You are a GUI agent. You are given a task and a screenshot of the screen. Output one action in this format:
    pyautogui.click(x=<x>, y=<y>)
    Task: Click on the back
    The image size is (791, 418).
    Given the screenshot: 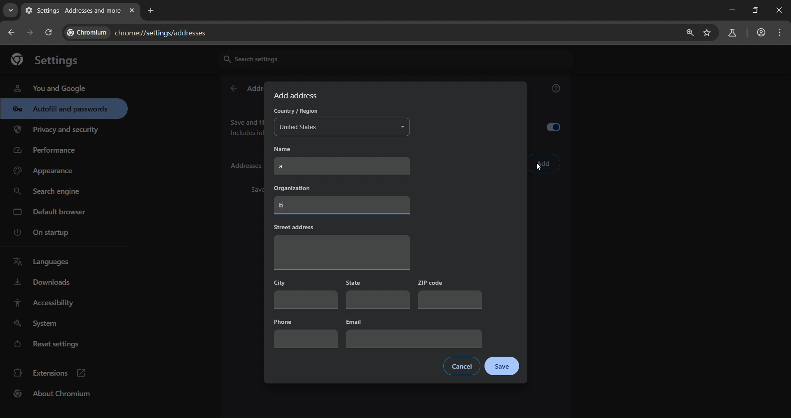 What is the action you would take?
    pyautogui.click(x=233, y=89)
    